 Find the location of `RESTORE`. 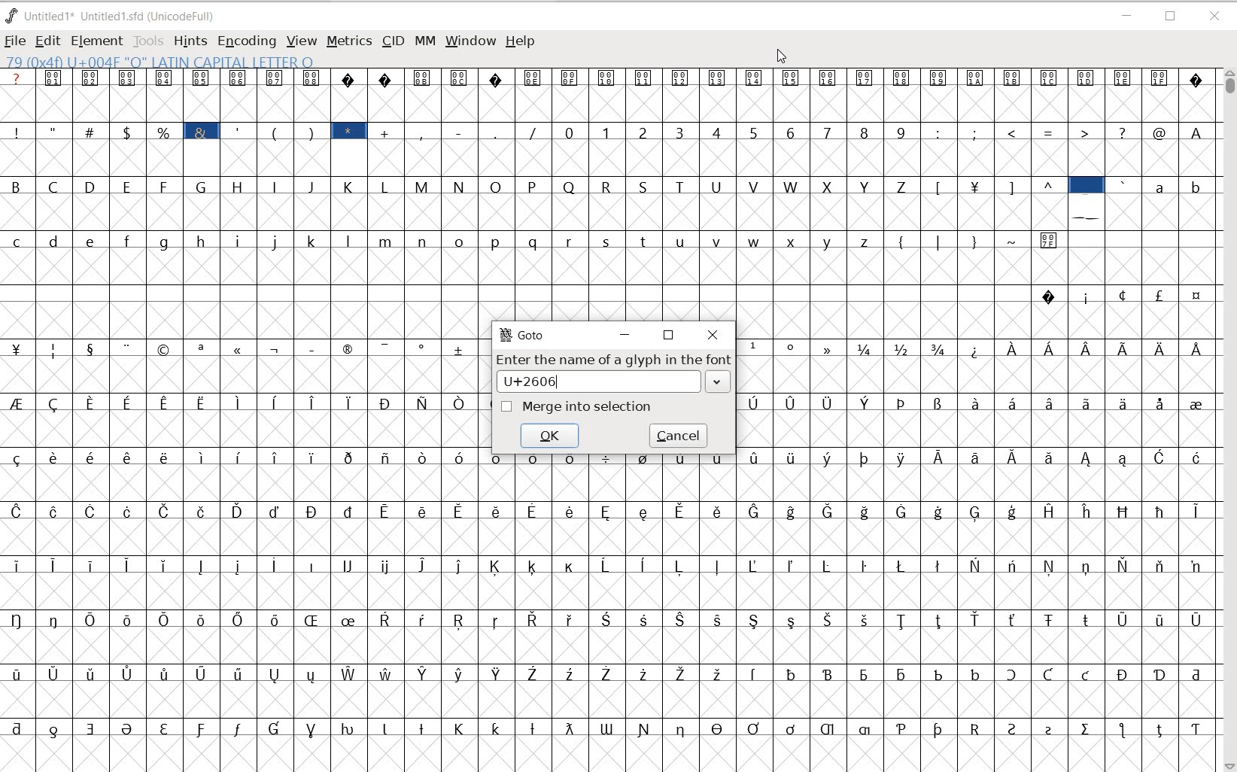

RESTORE is located at coordinates (1172, 17).